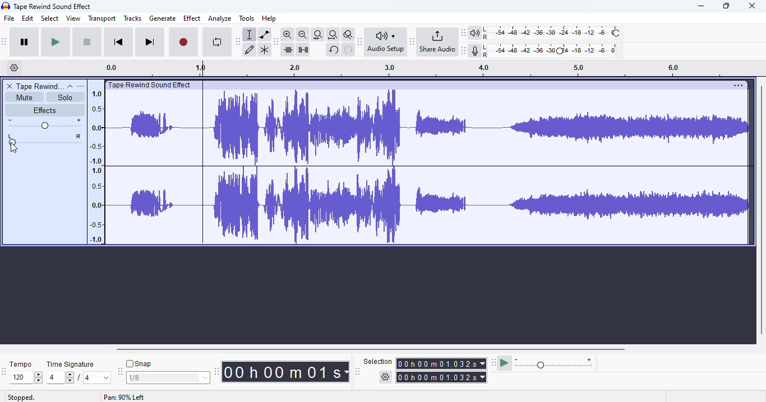 The height and width of the screenshot is (402, 766). I want to click on audacity audio setup toolbar, so click(360, 41).